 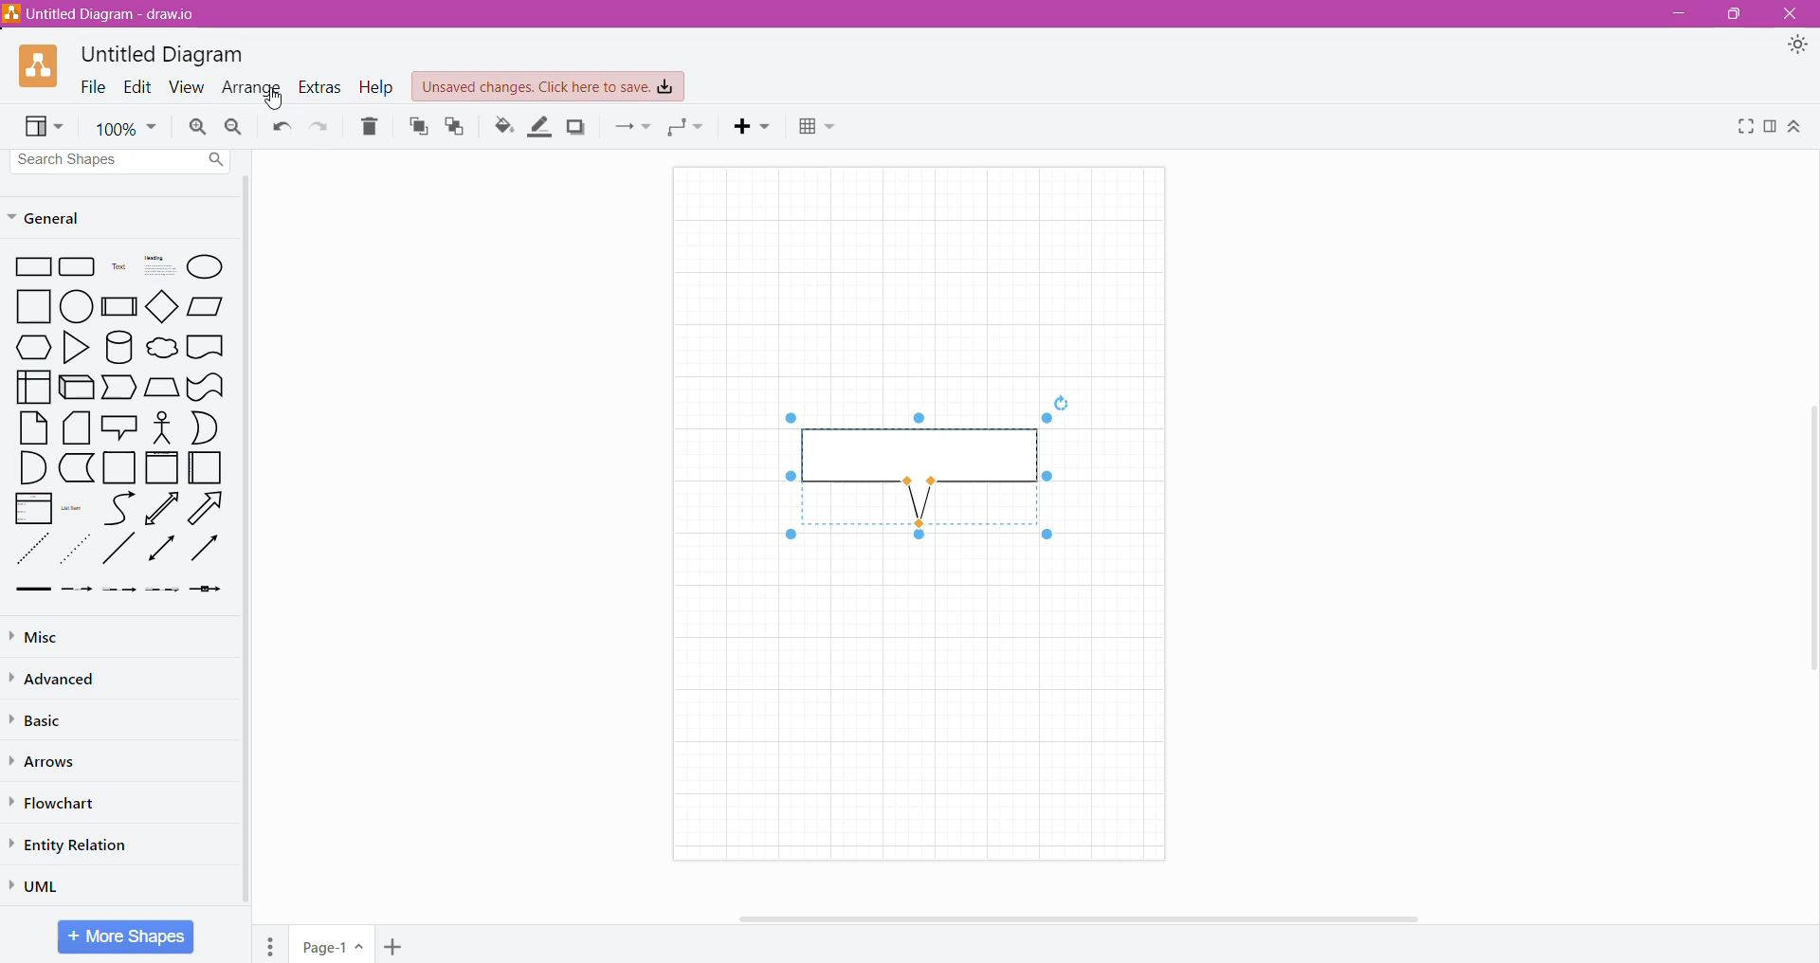 What do you see at coordinates (1808, 543) in the screenshot?
I see `Vertical Scroll Bar` at bounding box center [1808, 543].